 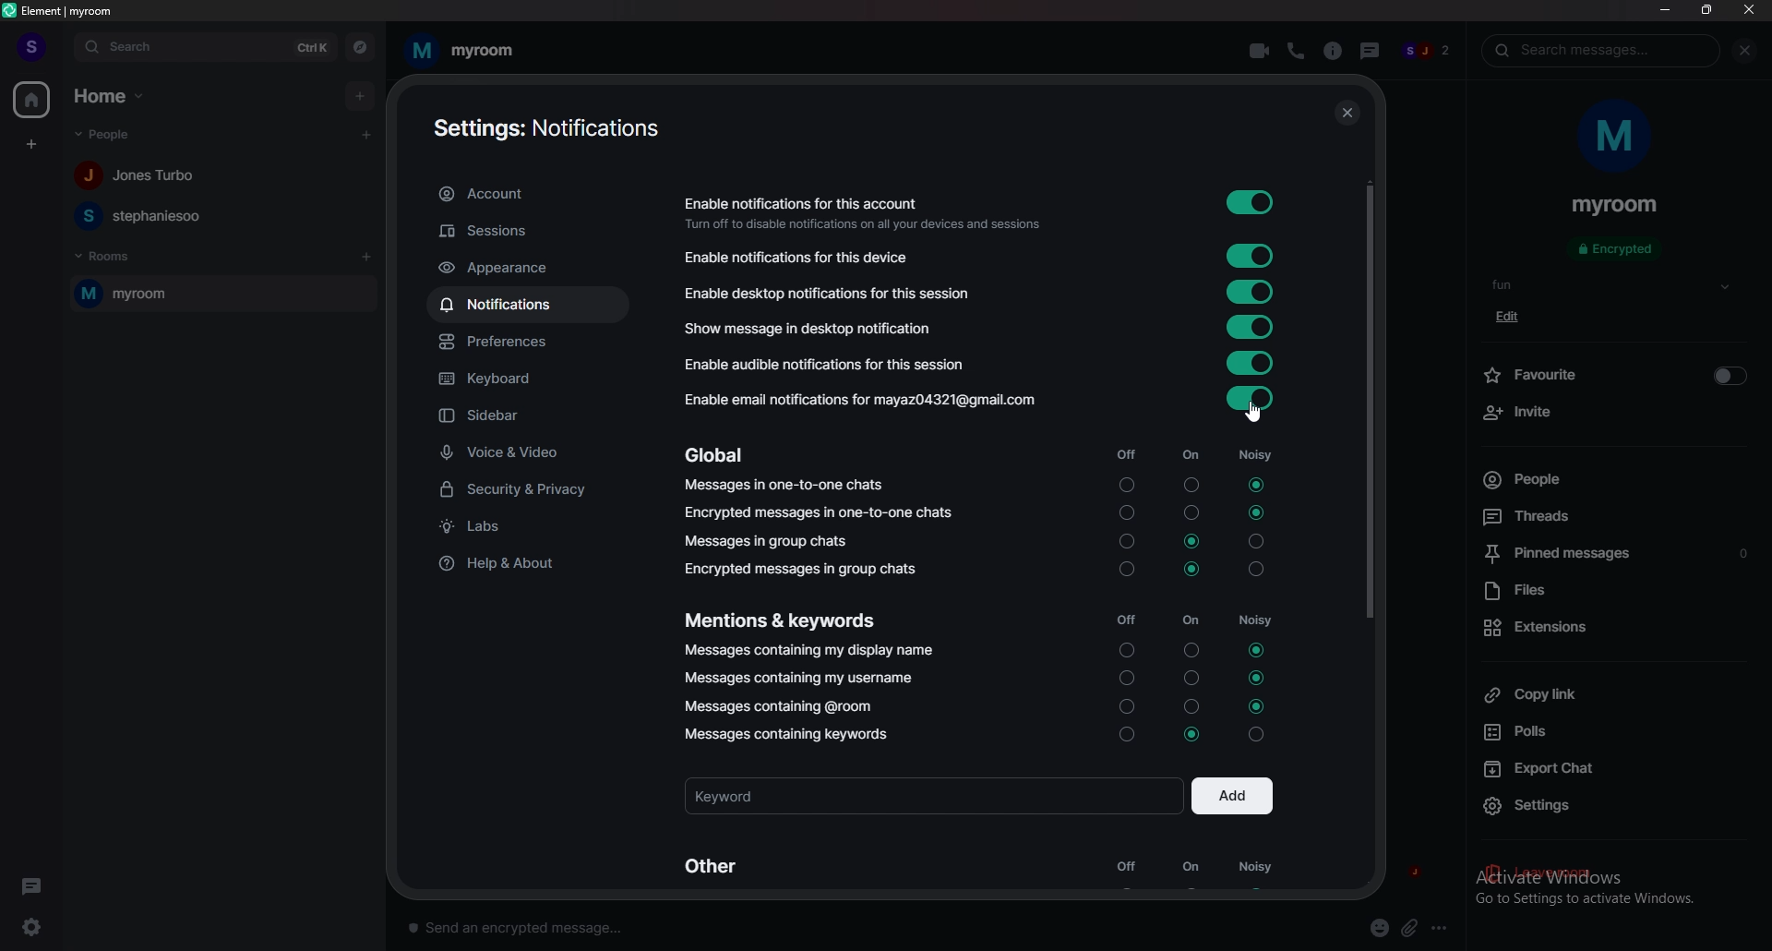 I want to click on threads, so click(x=31, y=884).